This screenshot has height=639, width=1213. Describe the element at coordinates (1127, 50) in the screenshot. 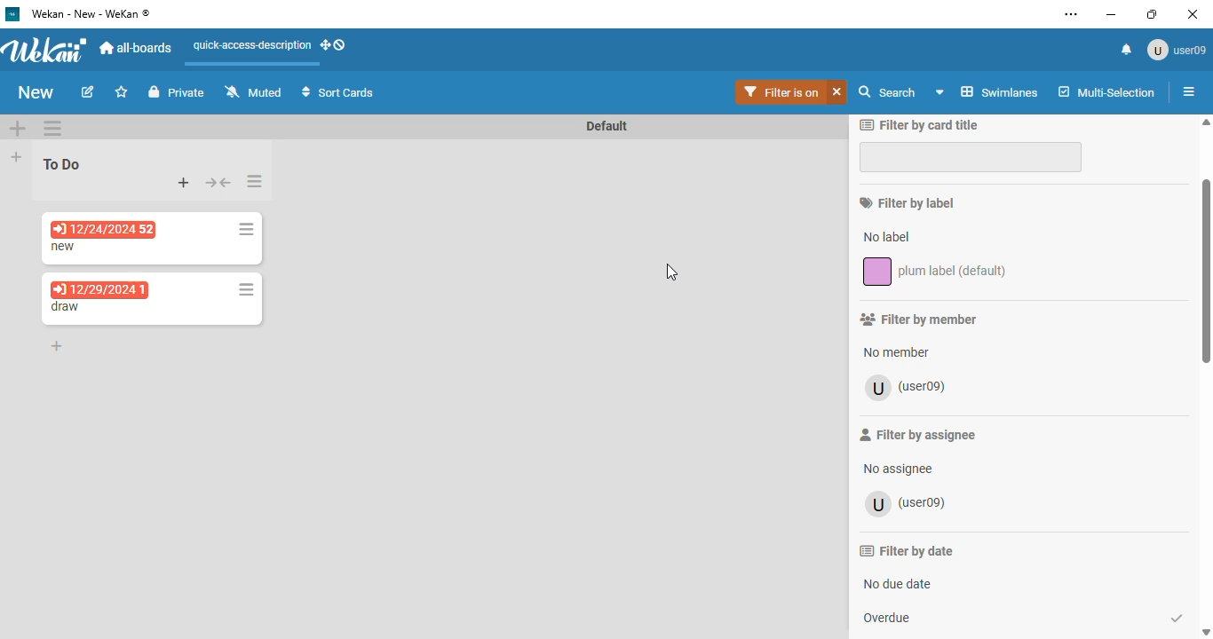

I see `notifications` at that location.